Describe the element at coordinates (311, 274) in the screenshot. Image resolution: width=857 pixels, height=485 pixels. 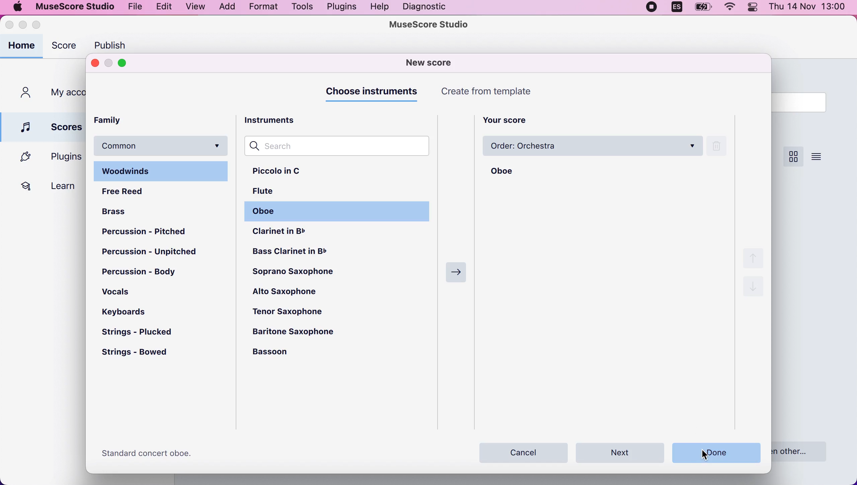
I see `soprano saxophone` at that location.